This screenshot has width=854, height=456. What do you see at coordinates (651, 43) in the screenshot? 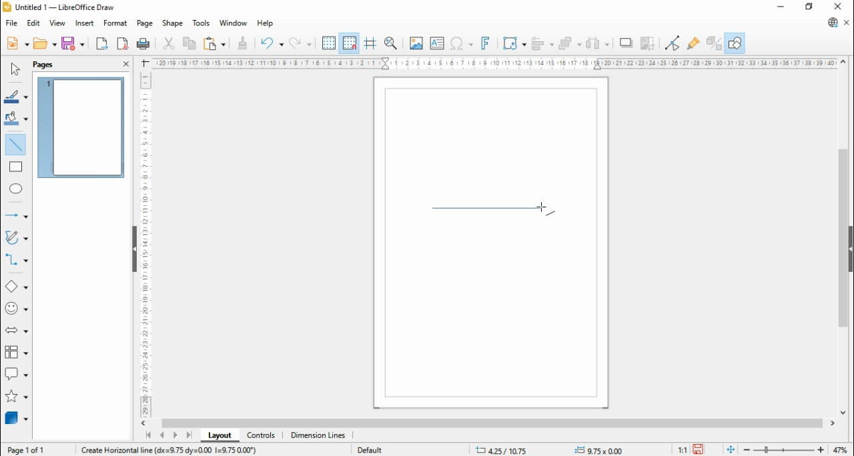
I see `crop` at bounding box center [651, 43].